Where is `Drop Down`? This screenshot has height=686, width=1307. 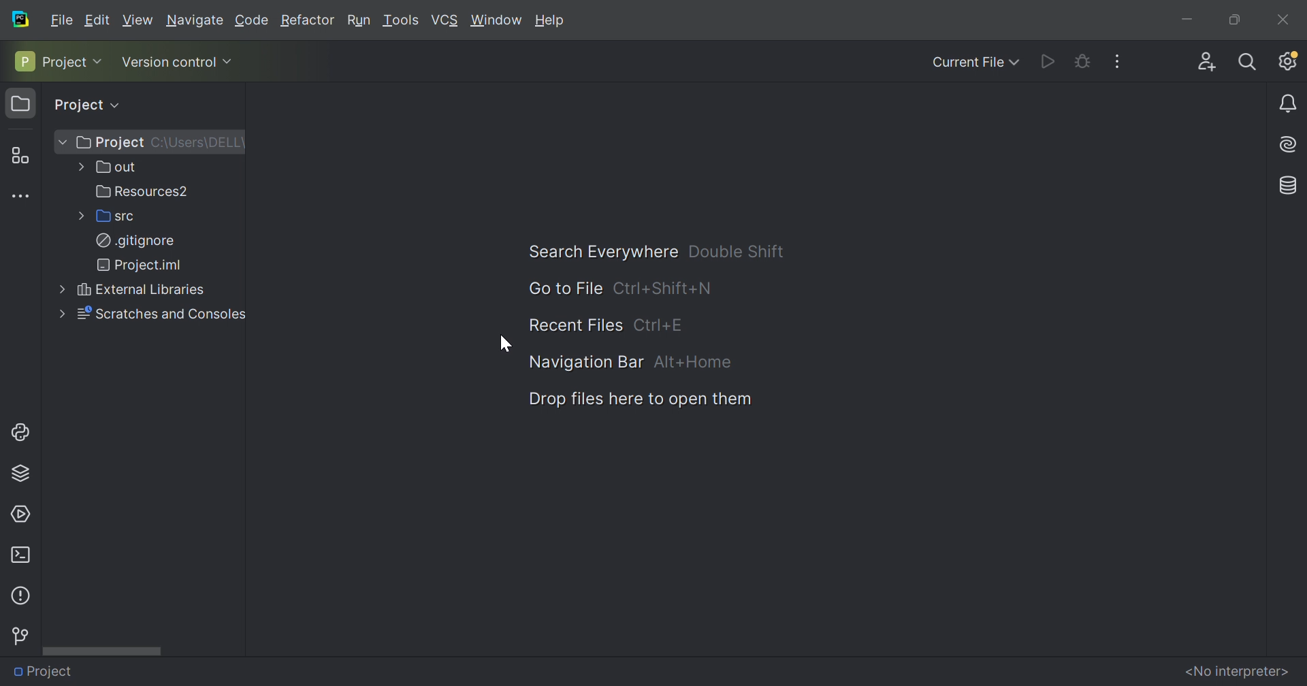 Drop Down is located at coordinates (61, 142).